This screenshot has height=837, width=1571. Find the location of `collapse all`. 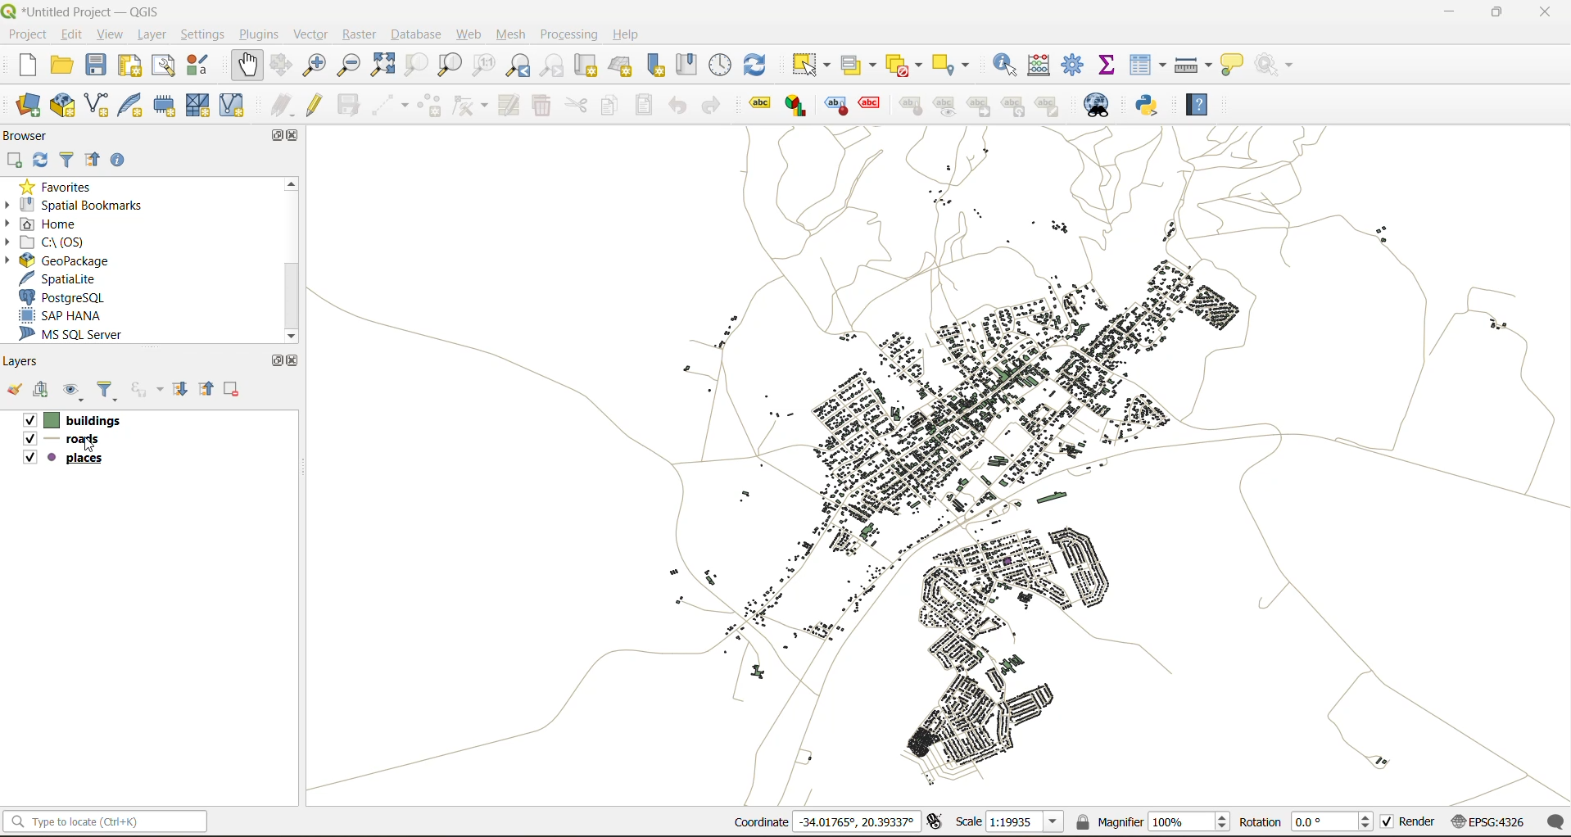

collapse all is located at coordinates (205, 388).